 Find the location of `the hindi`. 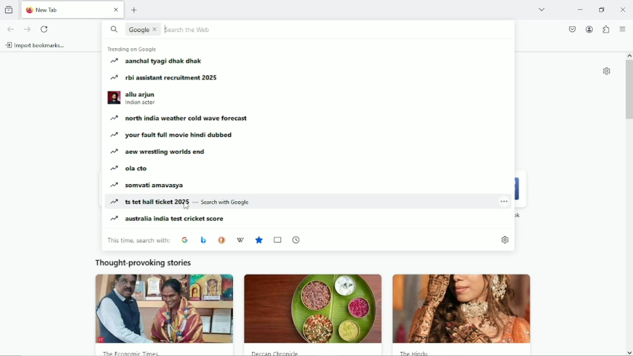

the hindi is located at coordinates (415, 354).